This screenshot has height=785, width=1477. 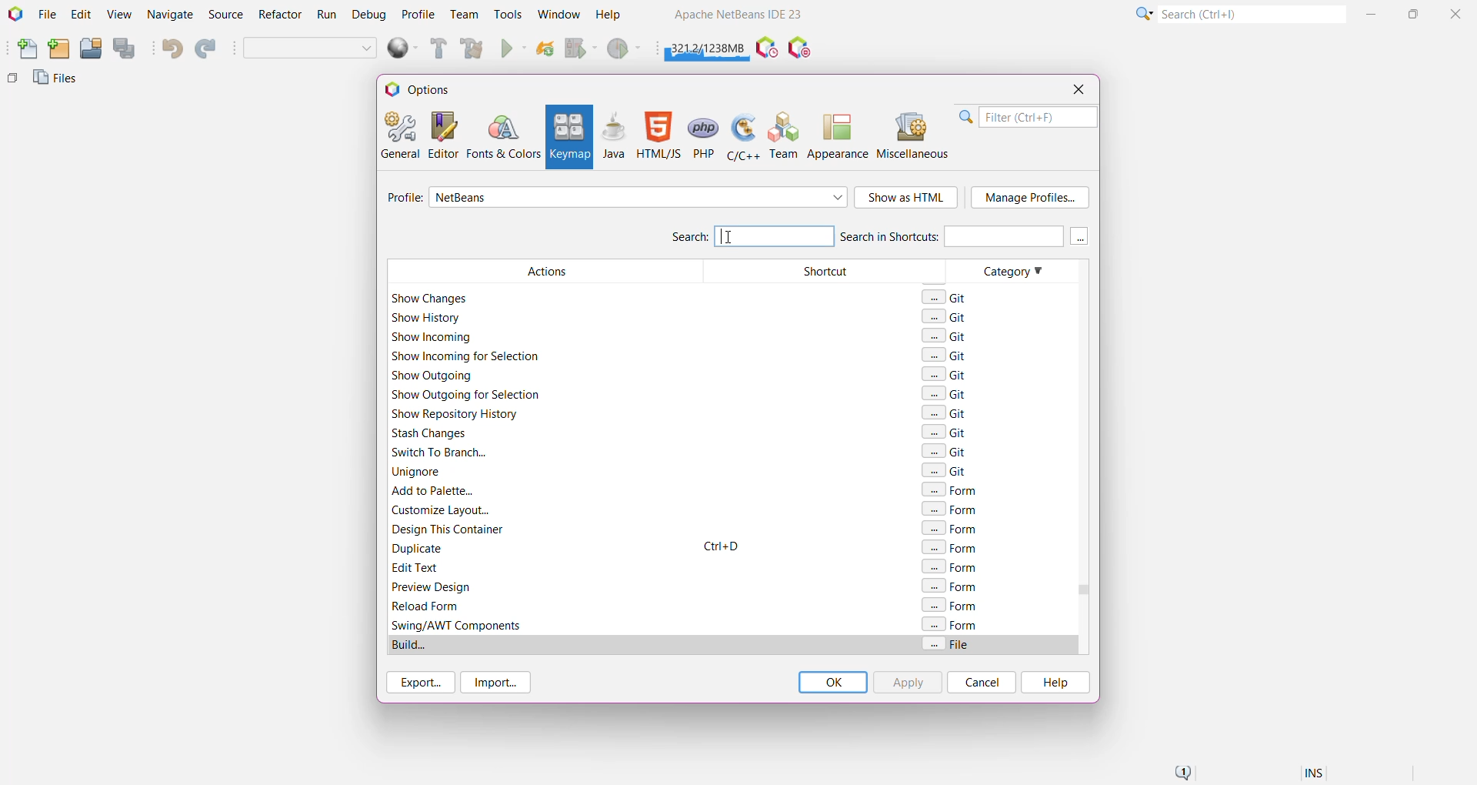 What do you see at coordinates (785, 135) in the screenshot?
I see `Team` at bounding box center [785, 135].